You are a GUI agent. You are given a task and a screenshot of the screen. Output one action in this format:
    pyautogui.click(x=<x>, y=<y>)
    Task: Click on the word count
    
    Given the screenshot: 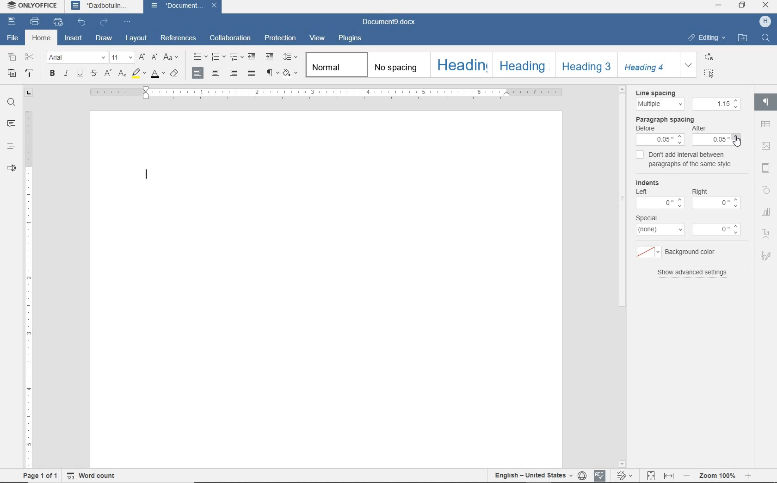 What is the action you would take?
    pyautogui.click(x=91, y=475)
    